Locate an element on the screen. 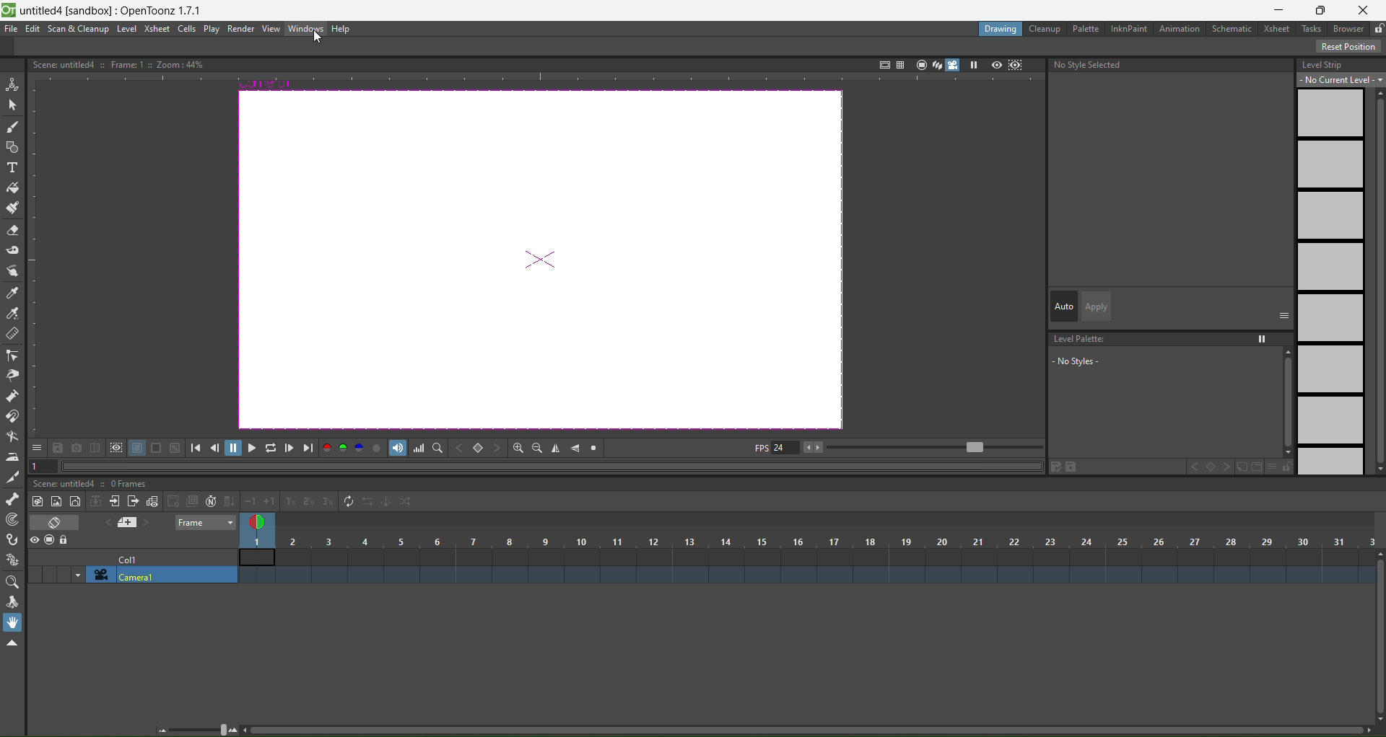 The image size is (1386, 737). bender tool is located at coordinates (13, 436).